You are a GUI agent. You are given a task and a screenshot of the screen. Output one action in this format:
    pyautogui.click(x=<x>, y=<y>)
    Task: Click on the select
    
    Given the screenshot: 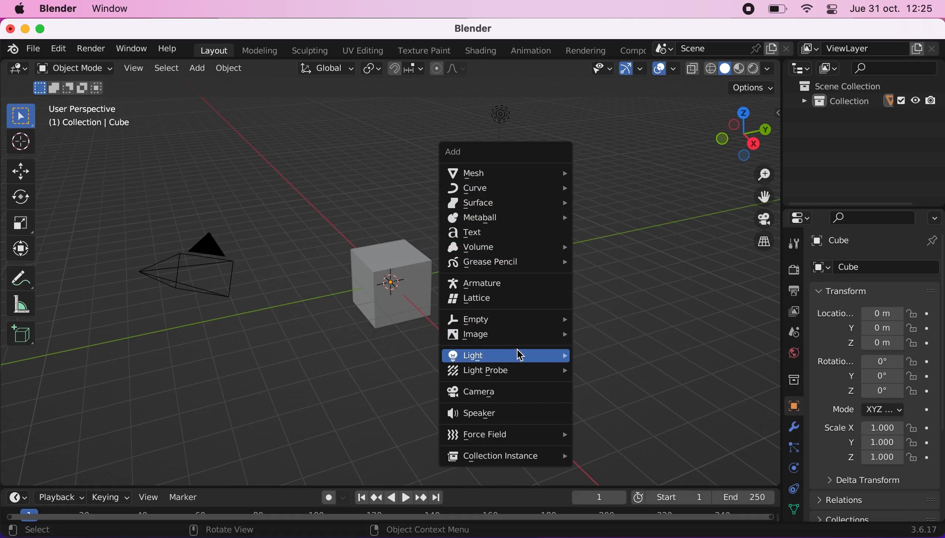 What is the action you would take?
    pyautogui.click(x=167, y=68)
    